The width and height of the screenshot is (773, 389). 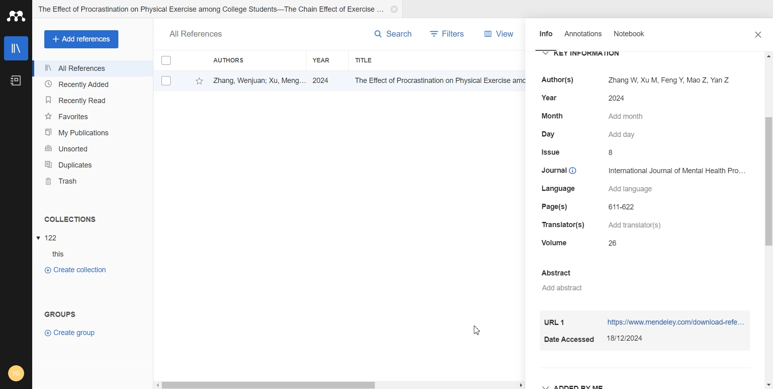 What do you see at coordinates (327, 60) in the screenshot?
I see `Year` at bounding box center [327, 60].